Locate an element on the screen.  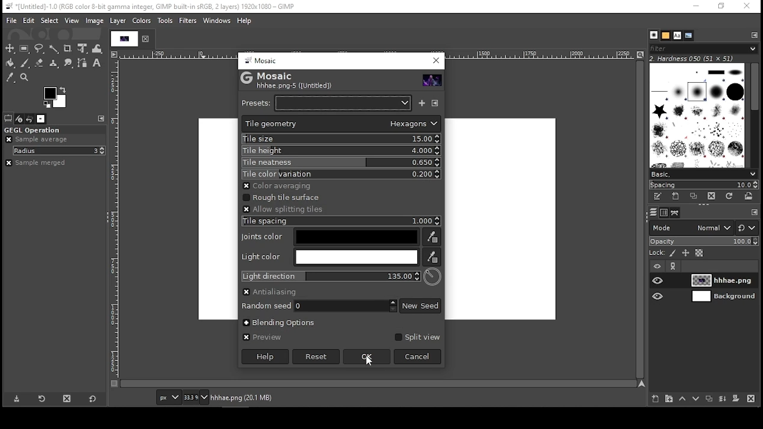
joints color is located at coordinates (330, 237).